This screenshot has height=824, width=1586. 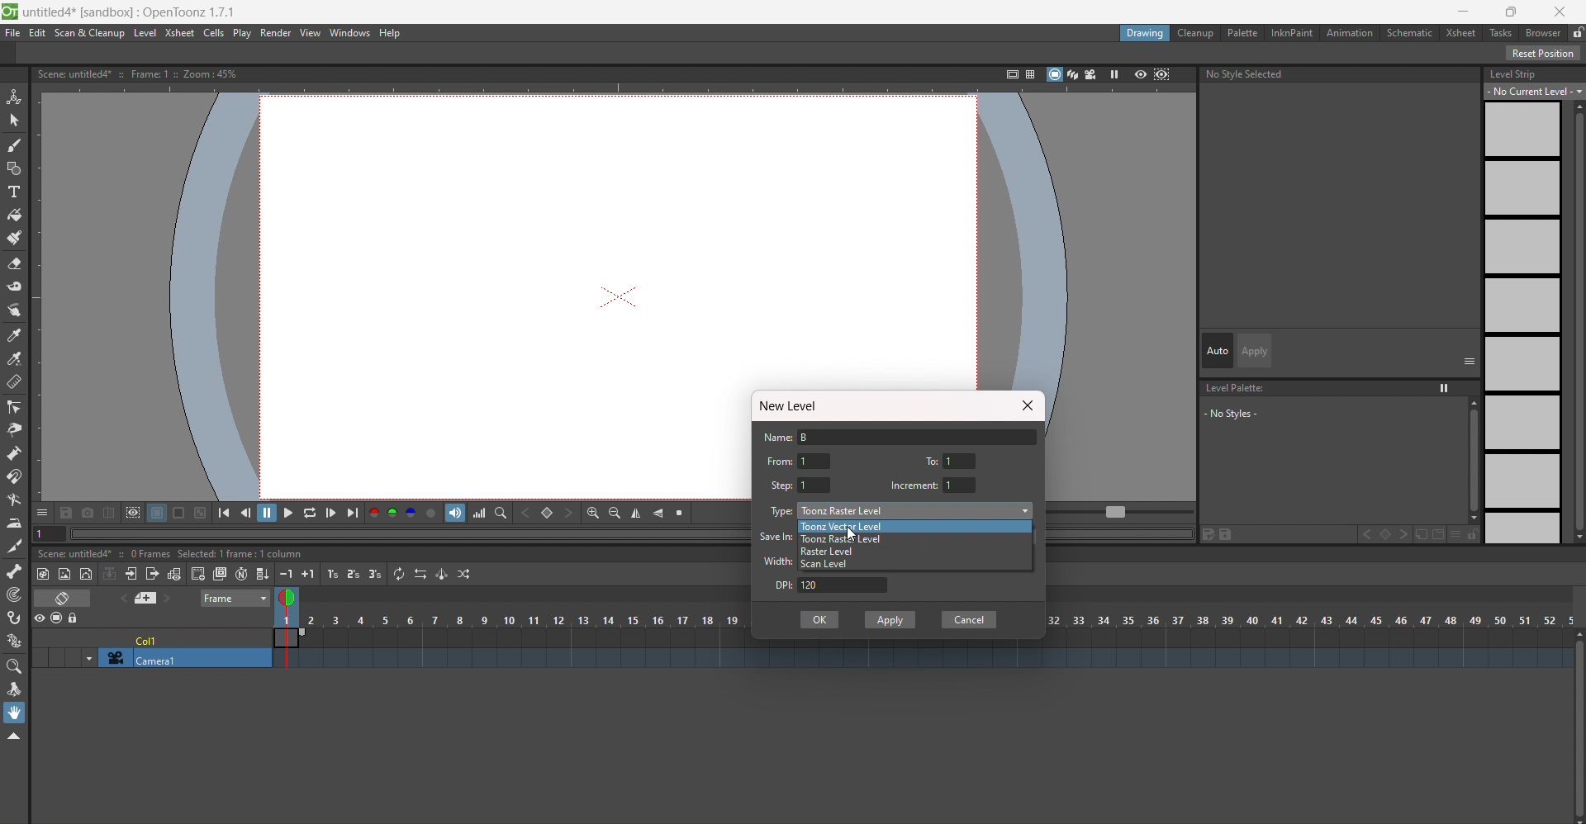 What do you see at coordinates (1576, 322) in the screenshot?
I see `Scroll bar` at bounding box center [1576, 322].